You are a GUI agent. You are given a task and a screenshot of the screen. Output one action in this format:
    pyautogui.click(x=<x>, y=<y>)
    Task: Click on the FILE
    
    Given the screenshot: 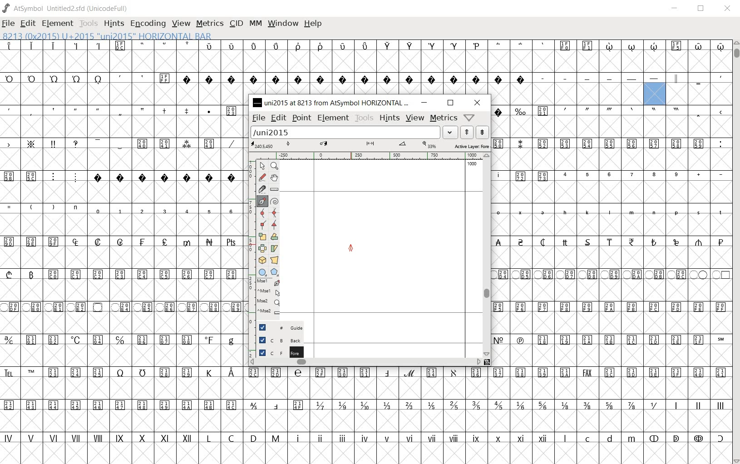 What is the action you would take?
    pyautogui.click(x=10, y=23)
    